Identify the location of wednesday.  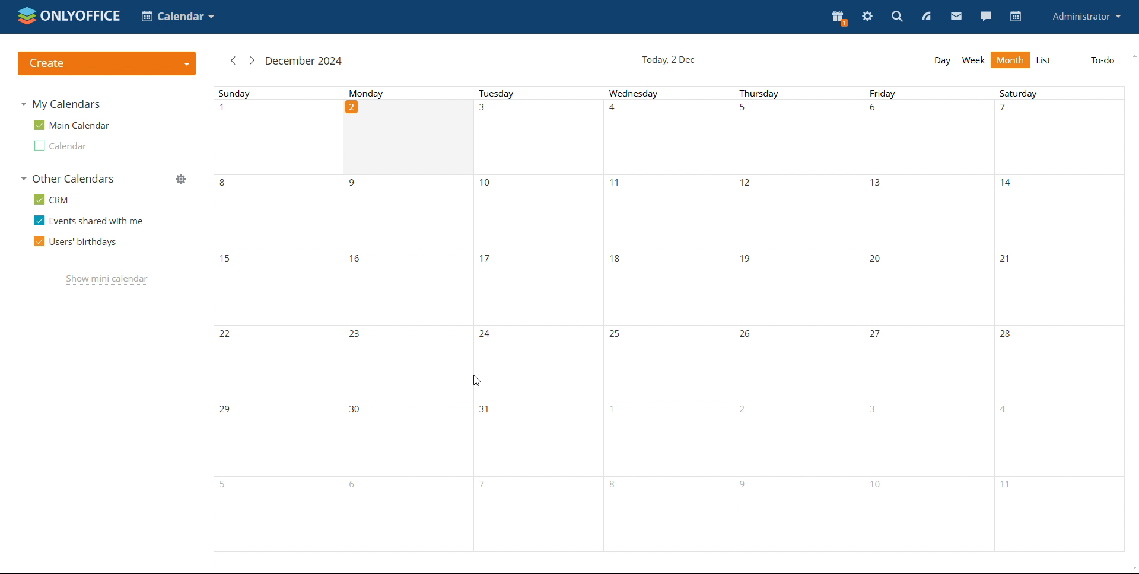
(666, 319).